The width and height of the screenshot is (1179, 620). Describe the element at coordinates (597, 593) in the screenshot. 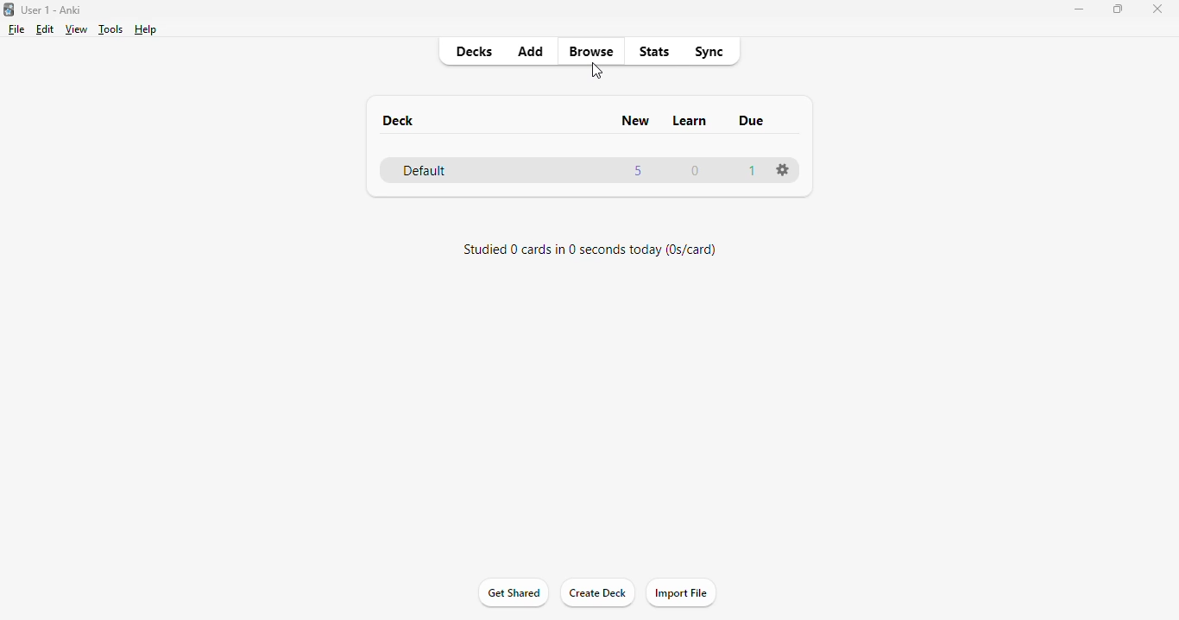

I see `create deck` at that location.